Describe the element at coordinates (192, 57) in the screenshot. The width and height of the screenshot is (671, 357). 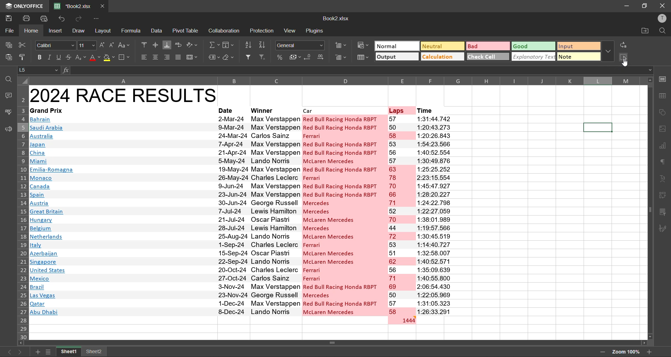
I see `merge and center` at that location.